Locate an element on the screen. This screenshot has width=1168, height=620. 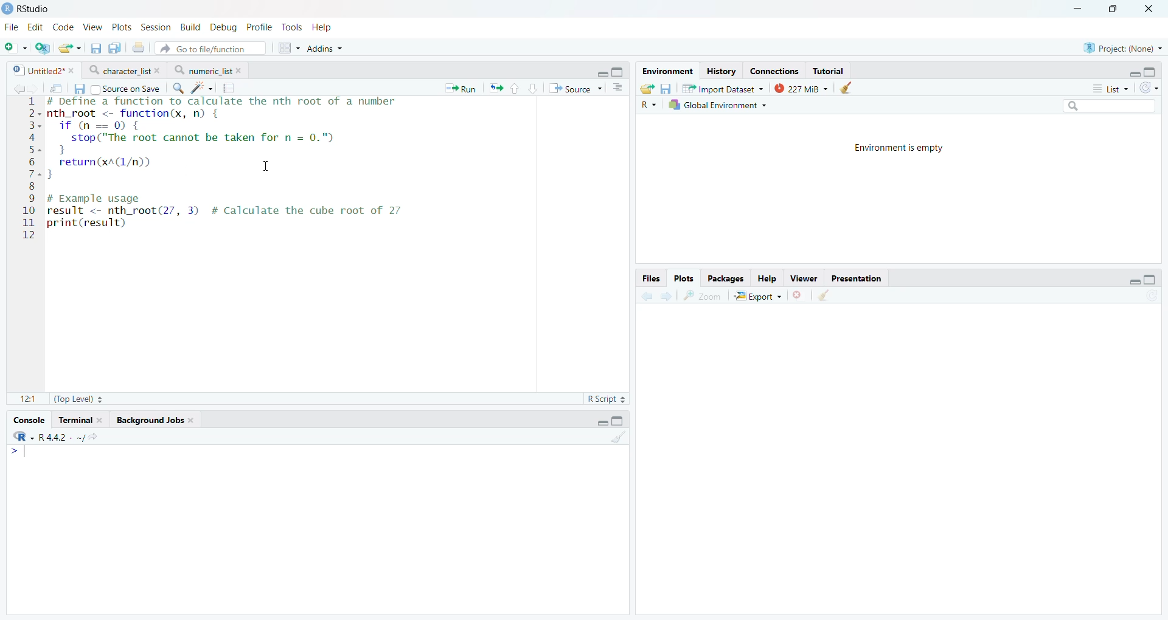
Full height is located at coordinates (1151, 279).